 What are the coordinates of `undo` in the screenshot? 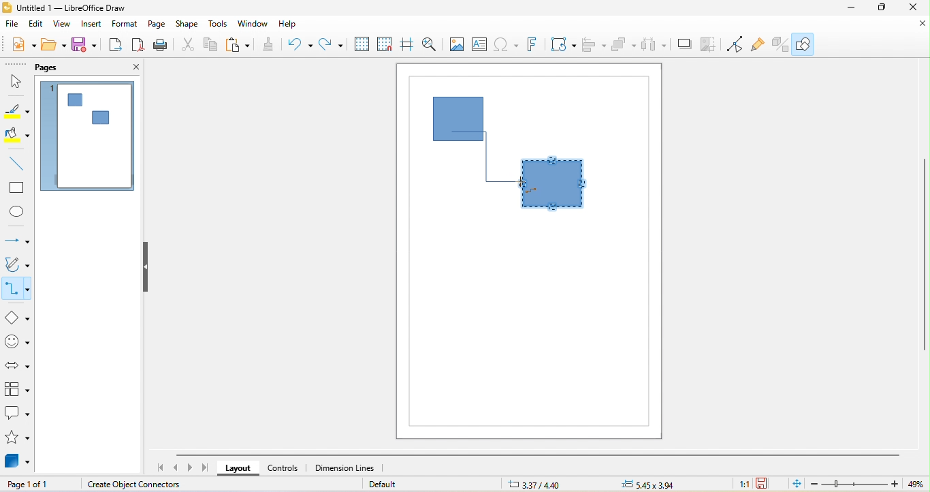 It's located at (302, 46).